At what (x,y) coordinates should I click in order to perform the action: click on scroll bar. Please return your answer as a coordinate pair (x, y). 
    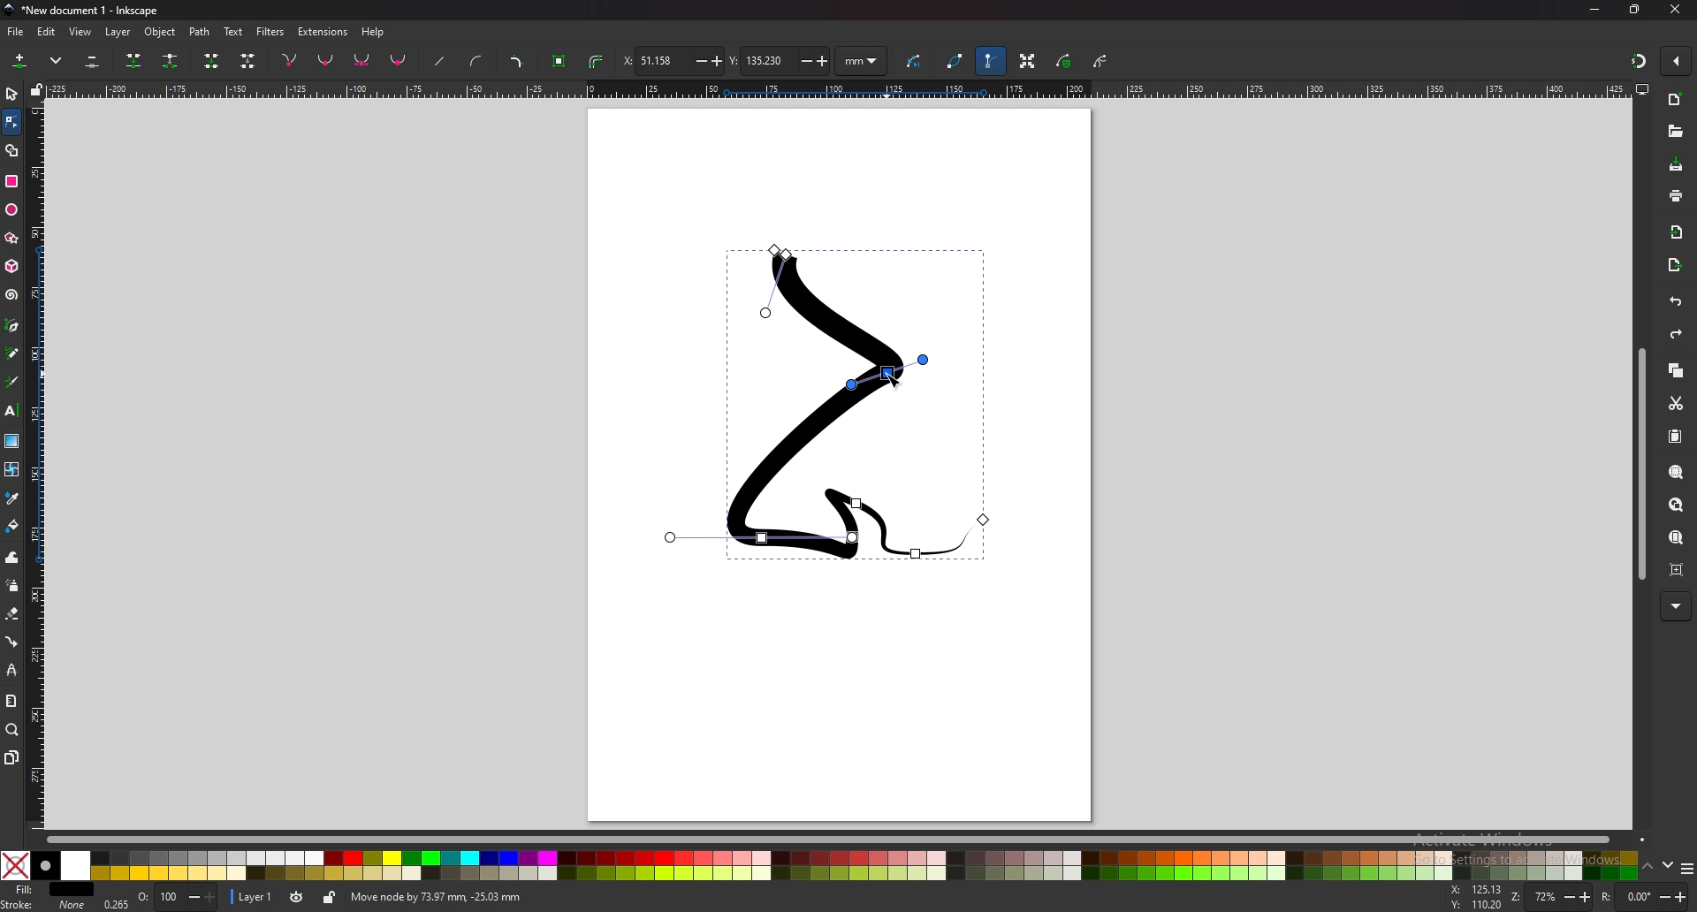
    Looking at the image, I should click on (1641, 464).